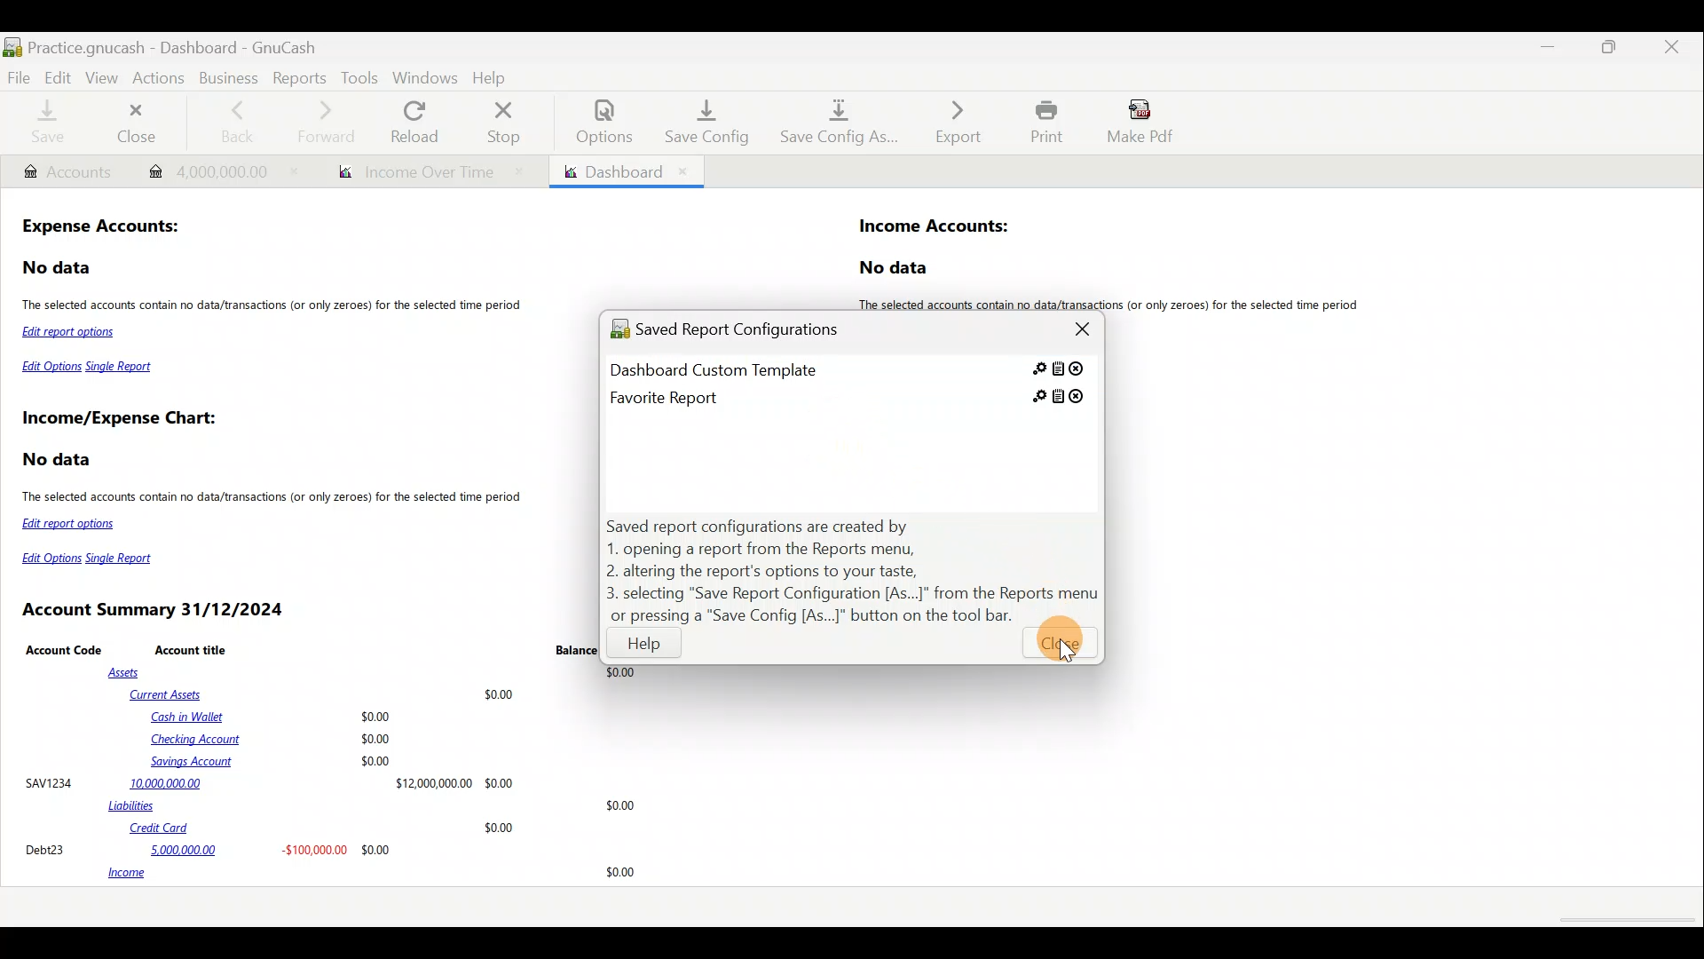 The image size is (1704, 959). Describe the element at coordinates (198, 43) in the screenshot. I see `Document name` at that location.